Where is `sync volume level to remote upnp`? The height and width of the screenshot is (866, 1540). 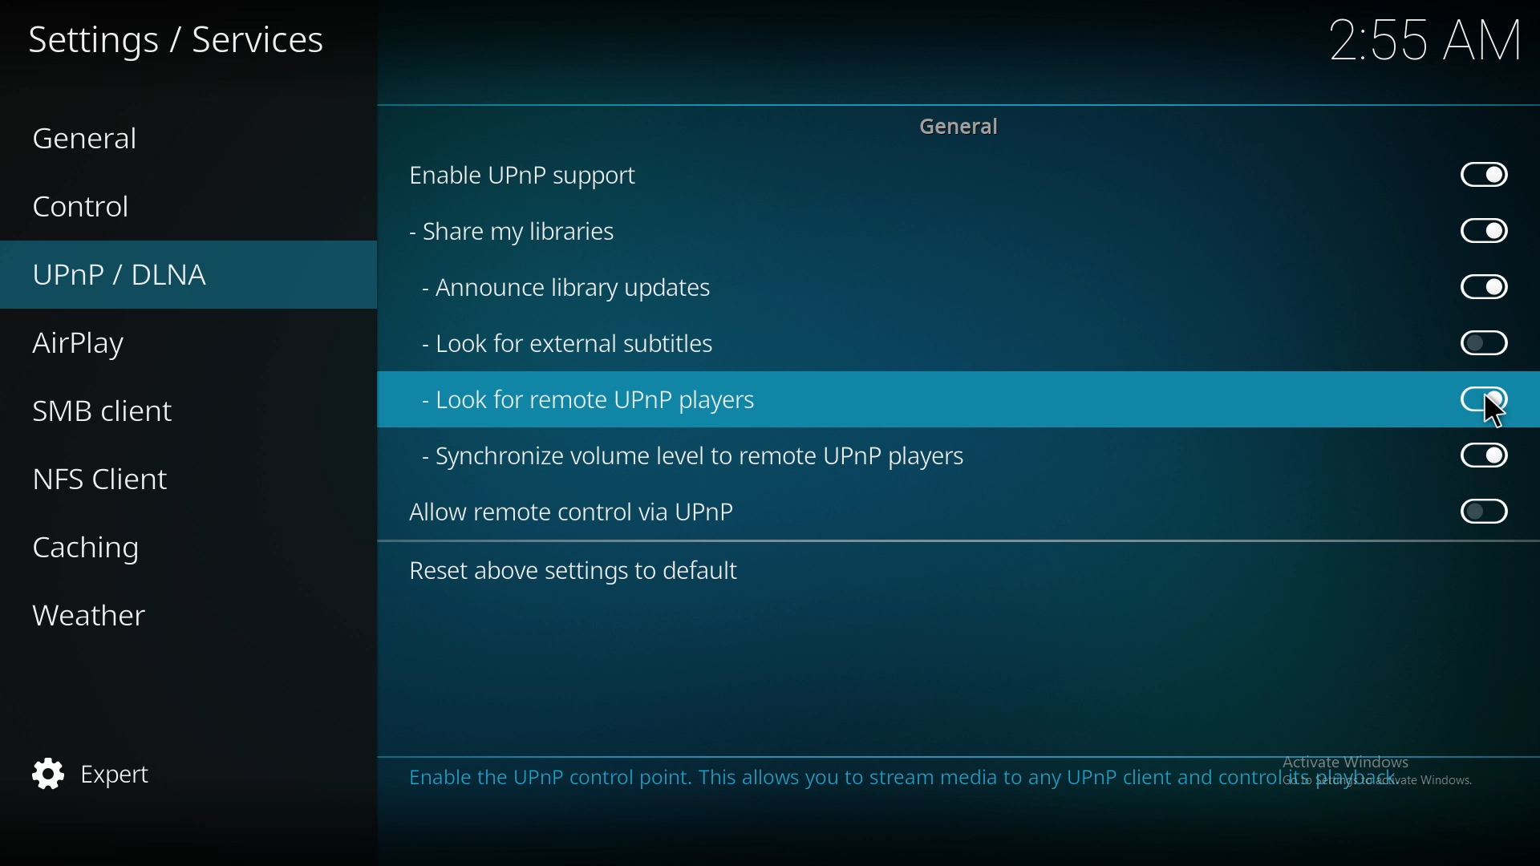 sync volume level to remote upnp is located at coordinates (713, 455).